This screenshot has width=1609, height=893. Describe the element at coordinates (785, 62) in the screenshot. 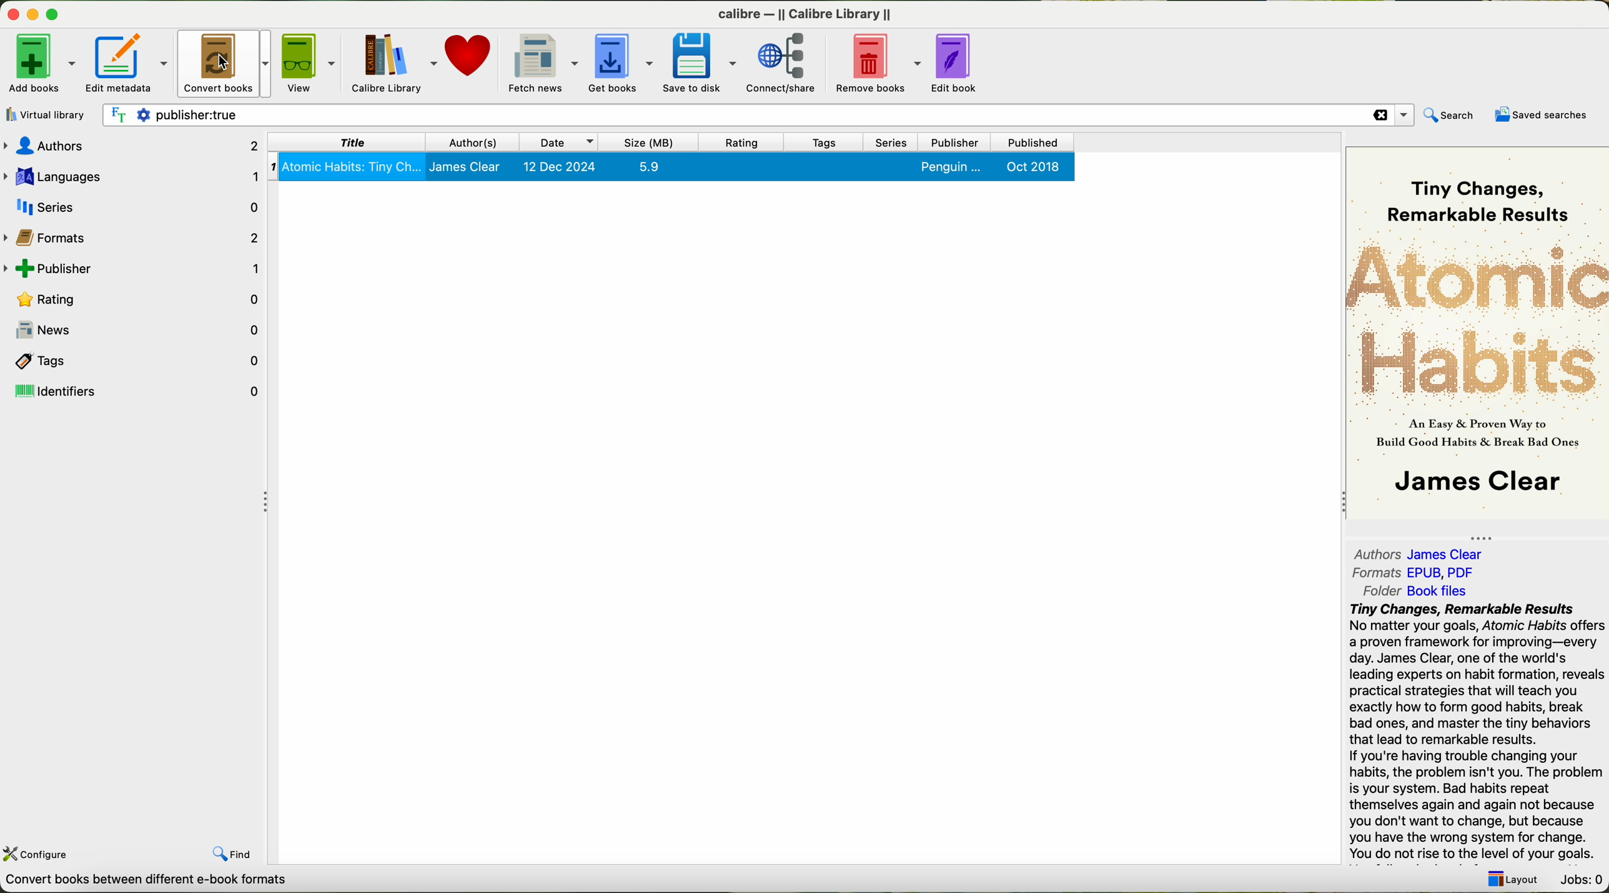

I see `connect/share` at that location.